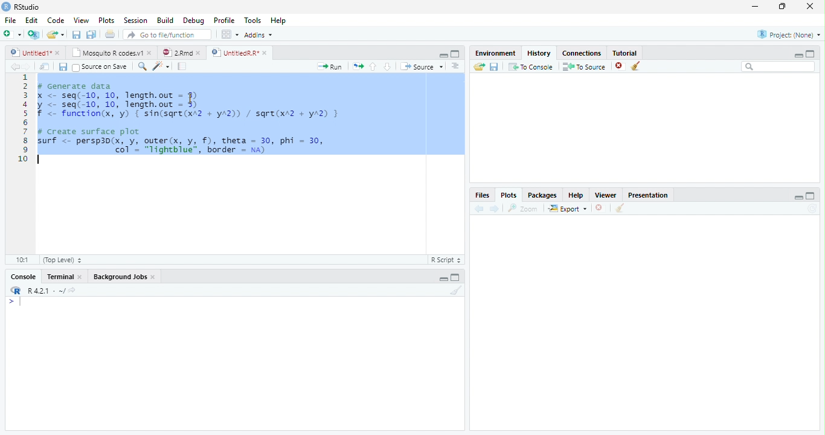 This screenshot has height=435, width=825. Describe the element at coordinates (457, 290) in the screenshot. I see `Clear console` at that location.